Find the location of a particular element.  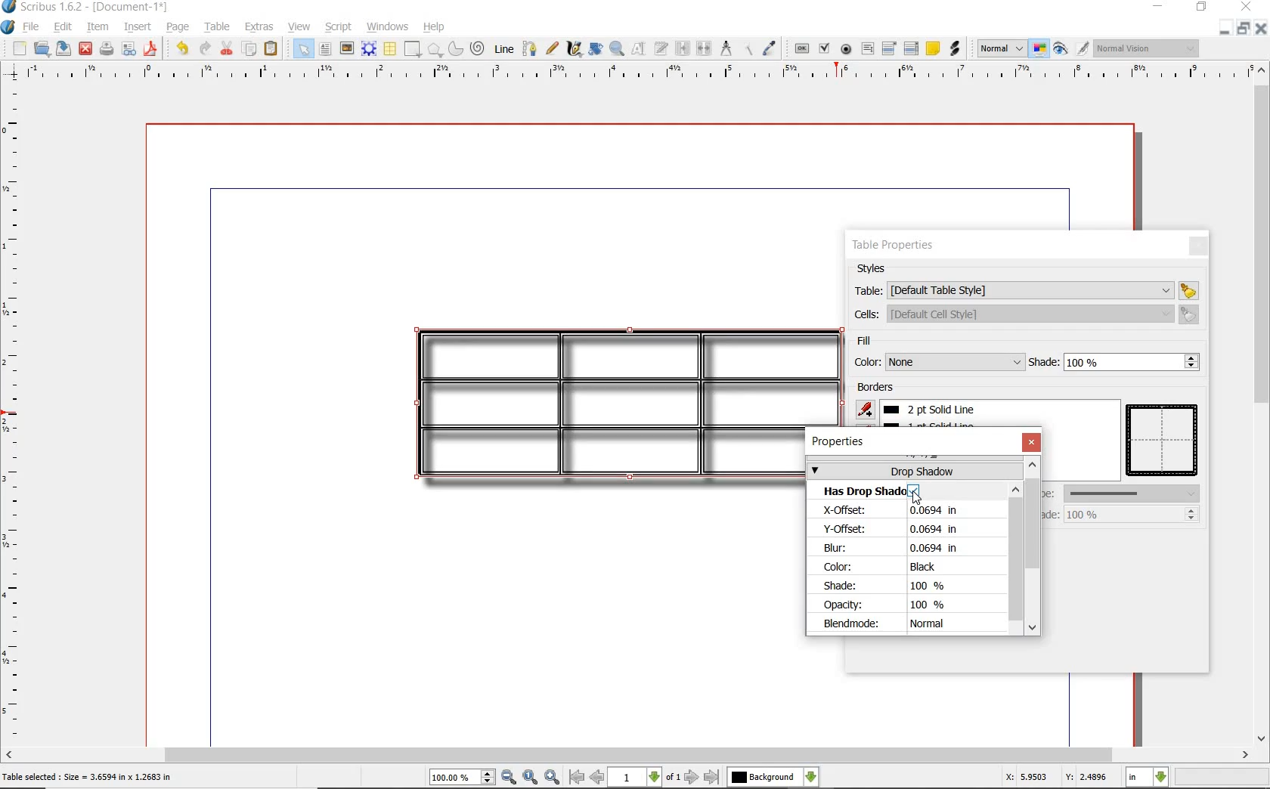

properties is located at coordinates (841, 442).